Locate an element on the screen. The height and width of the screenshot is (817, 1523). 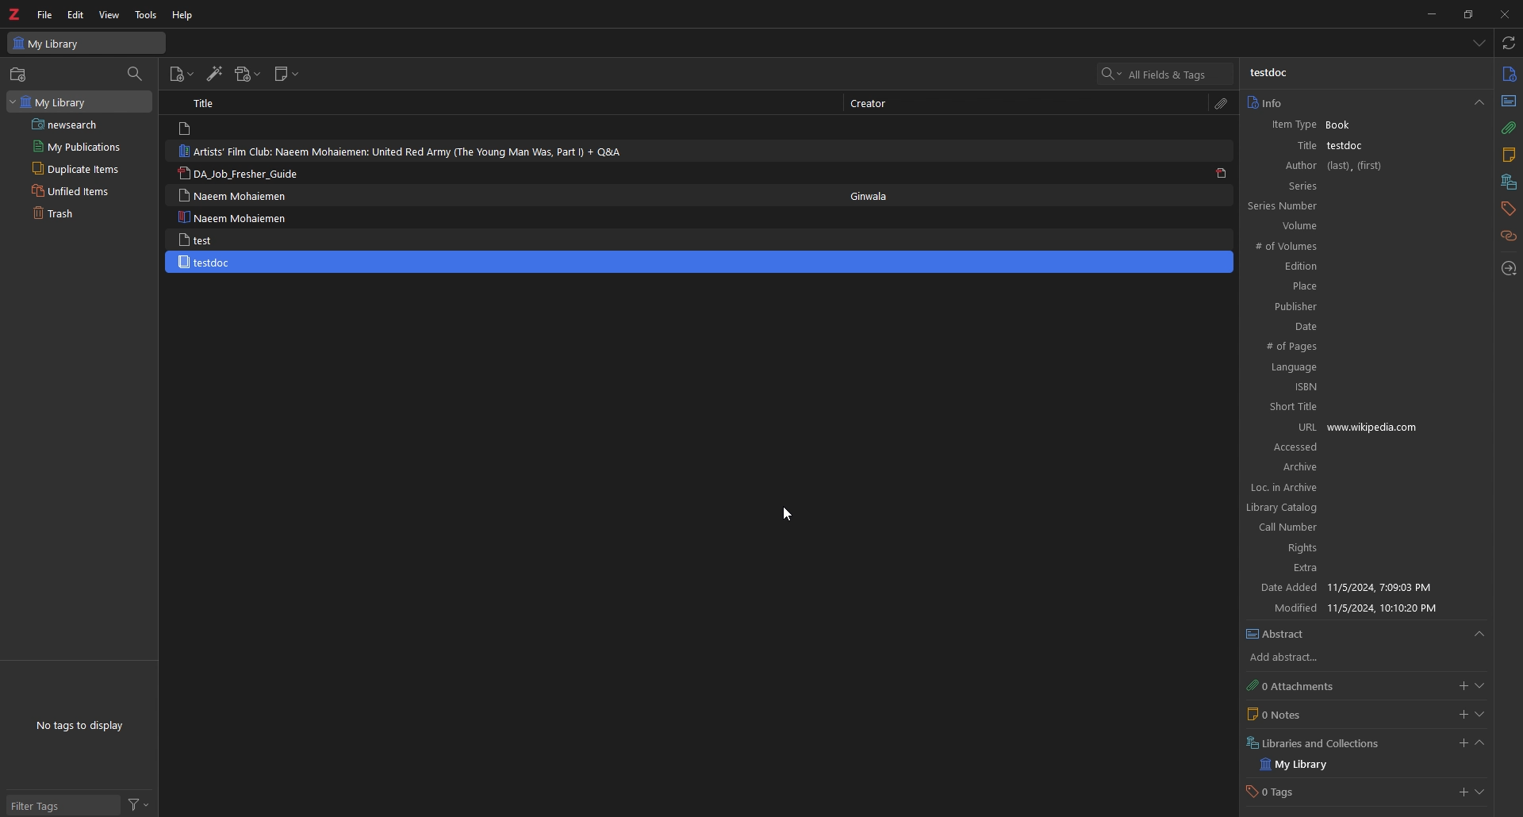
abstract is located at coordinates (1366, 635).